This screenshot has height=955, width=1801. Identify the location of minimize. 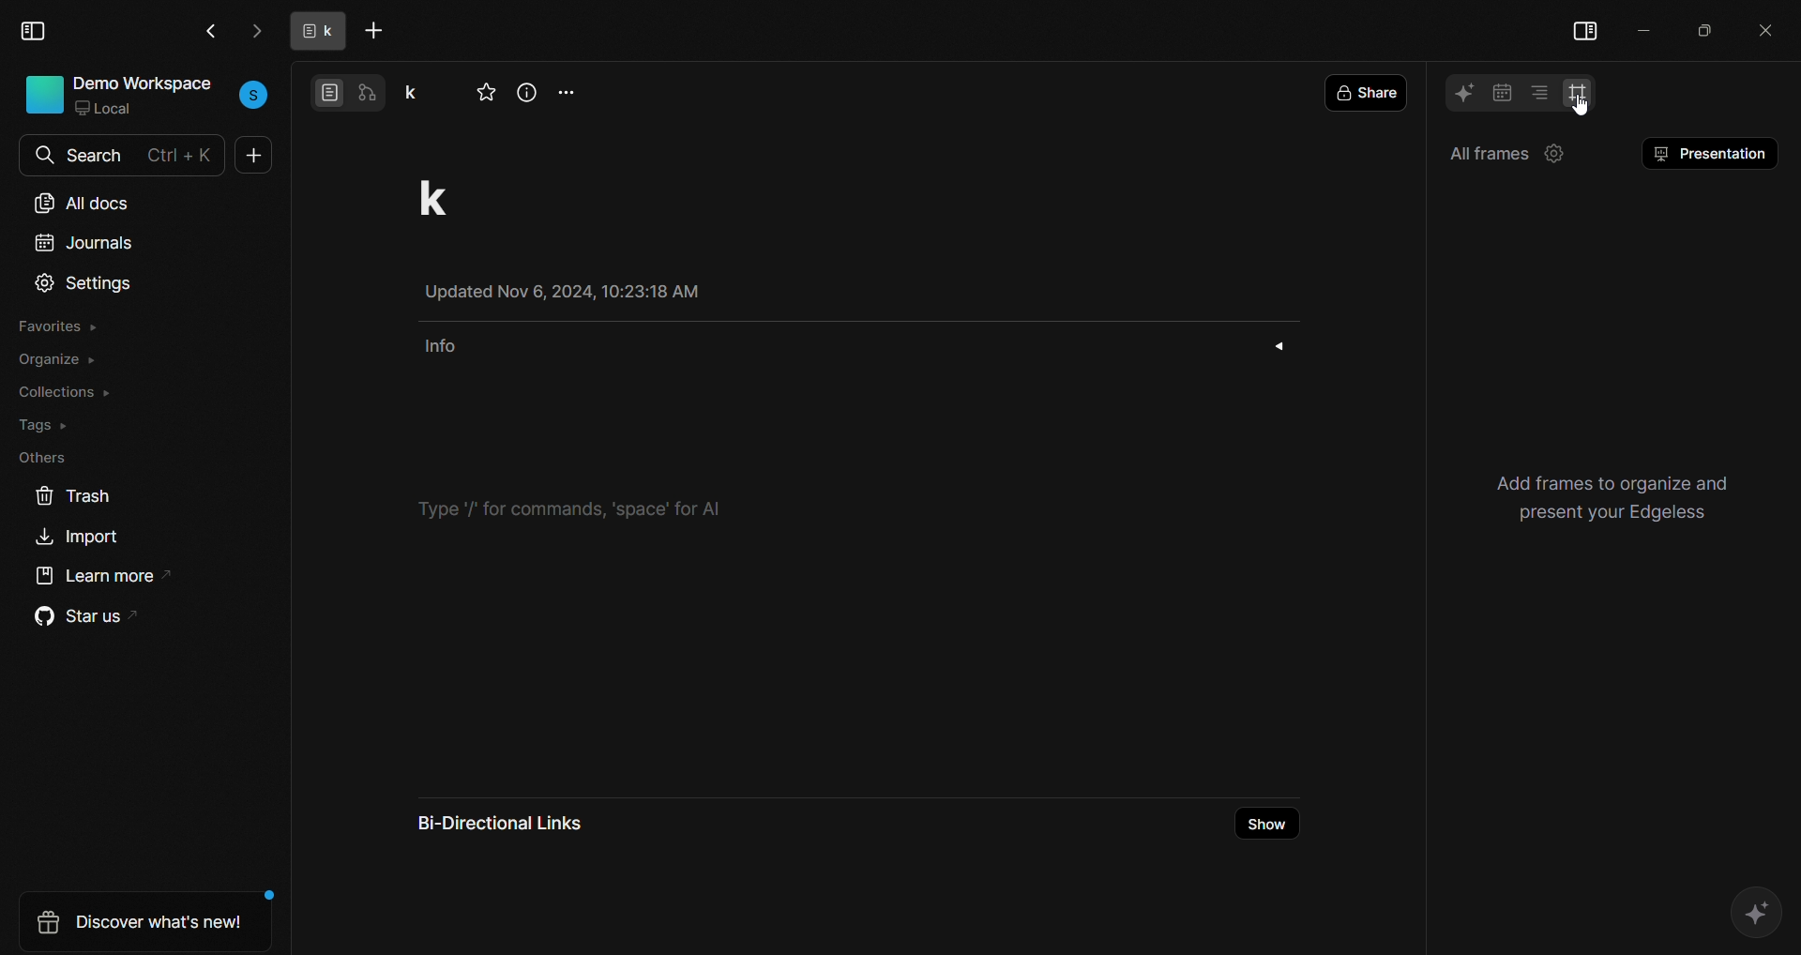
(1648, 28).